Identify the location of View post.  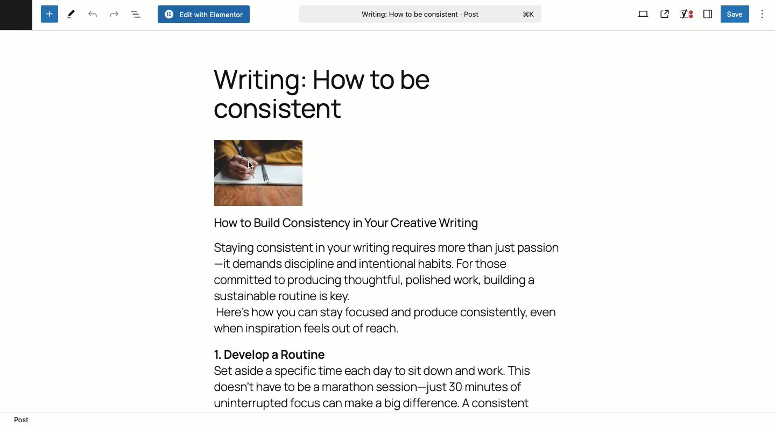
(665, 15).